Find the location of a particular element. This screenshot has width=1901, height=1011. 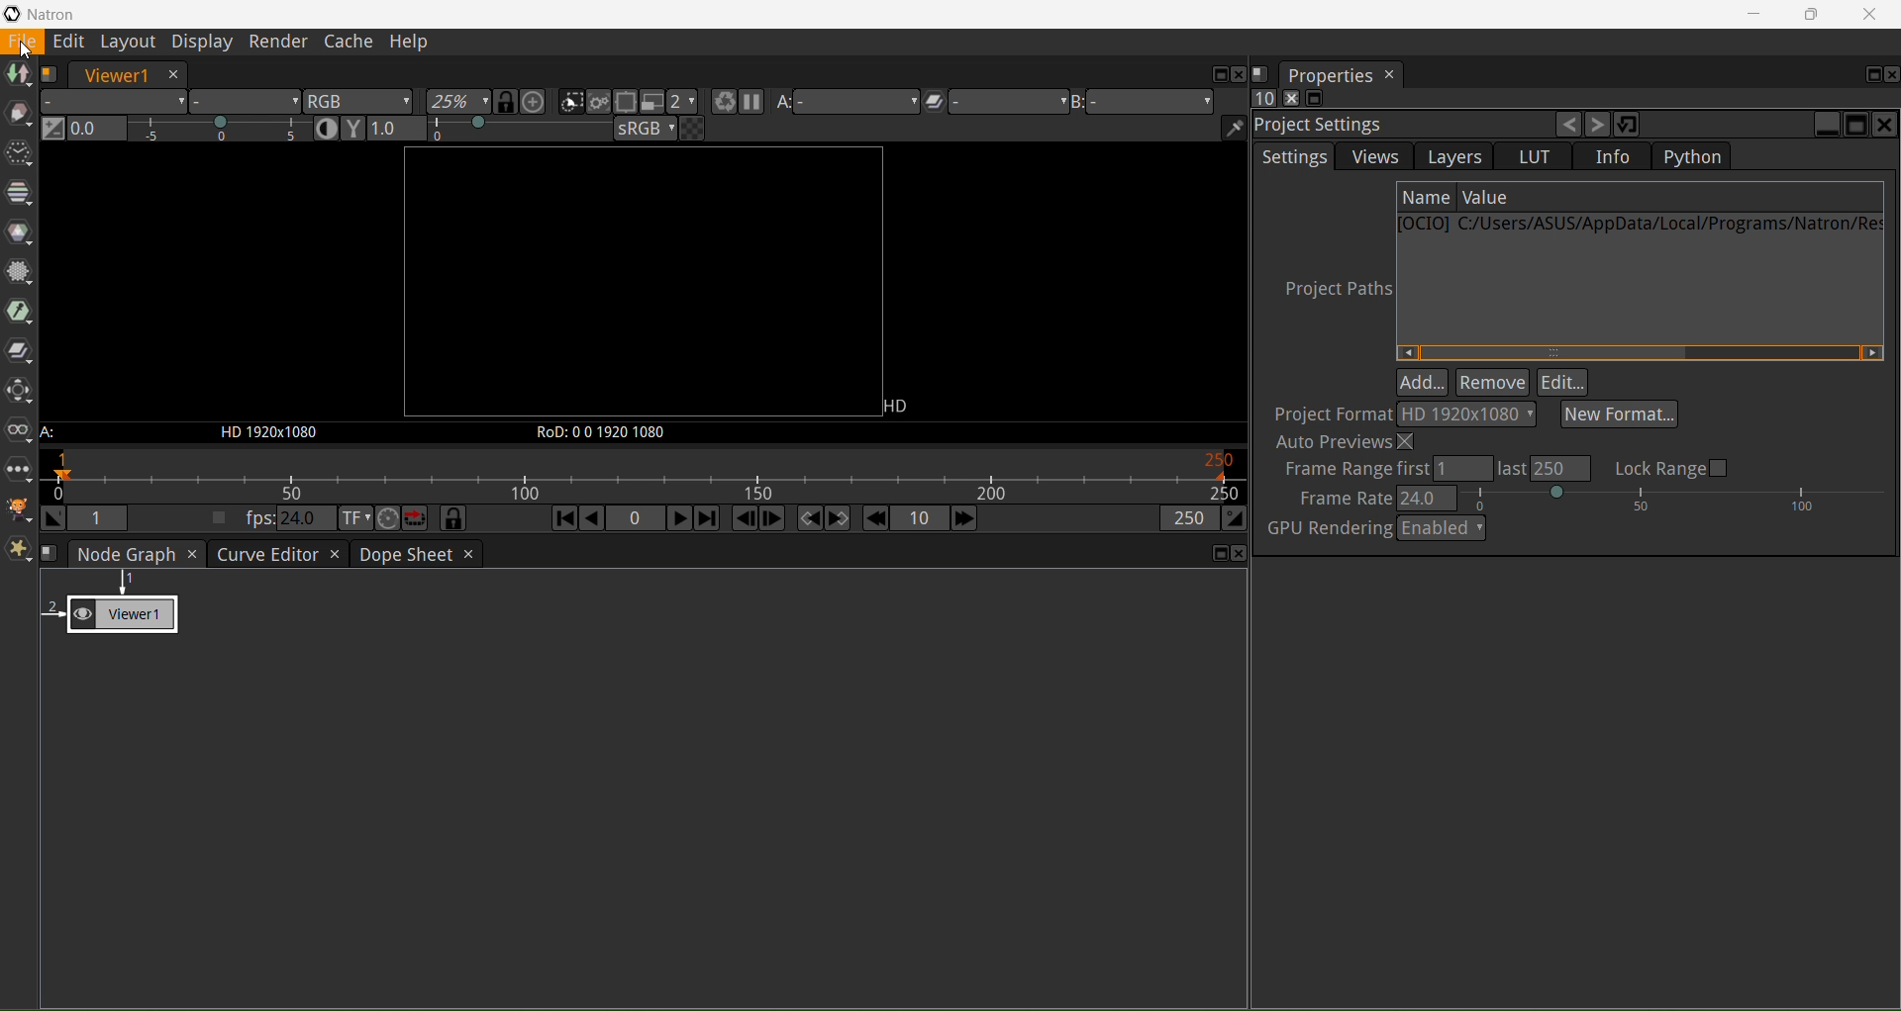

Dope Sheet is located at coordinates (405, 556).